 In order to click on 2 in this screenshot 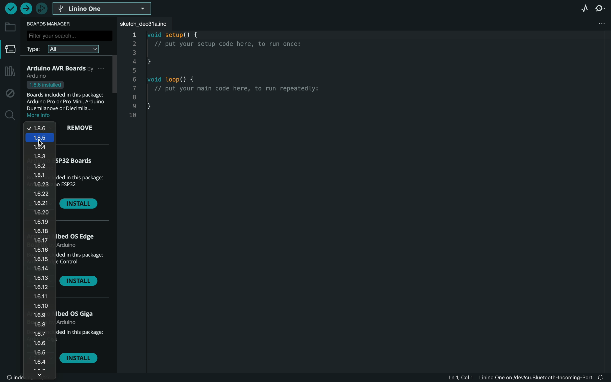, I will do `click(134, 43)`.